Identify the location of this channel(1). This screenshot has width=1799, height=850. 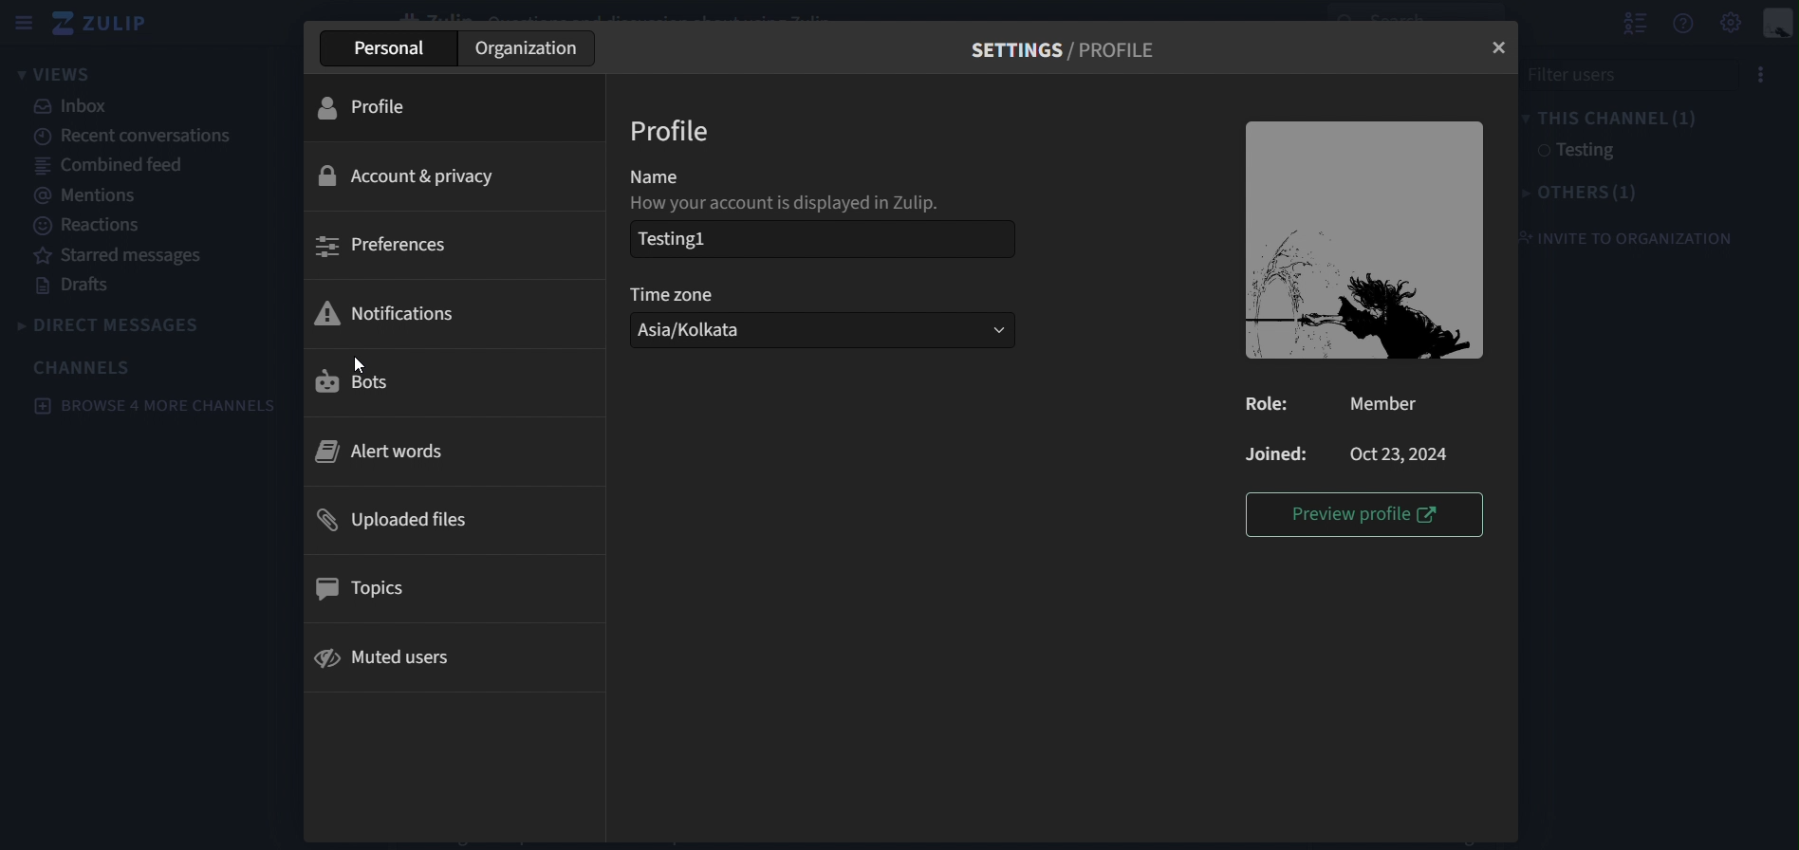
(1608, 116).